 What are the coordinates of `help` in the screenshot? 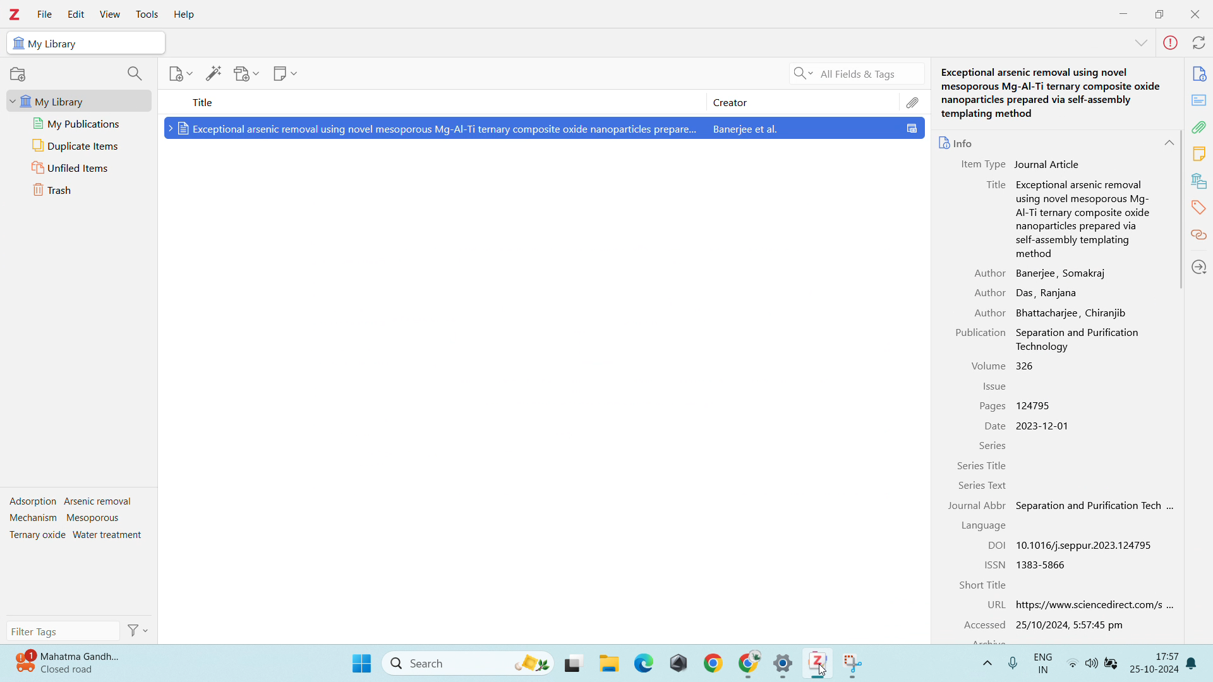 It's located at (184, 15).